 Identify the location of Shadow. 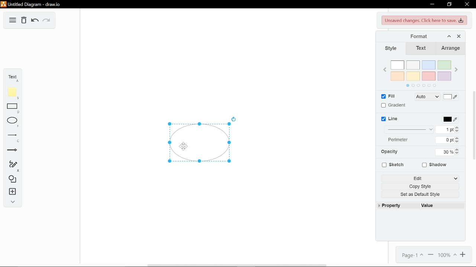
(437, 165).